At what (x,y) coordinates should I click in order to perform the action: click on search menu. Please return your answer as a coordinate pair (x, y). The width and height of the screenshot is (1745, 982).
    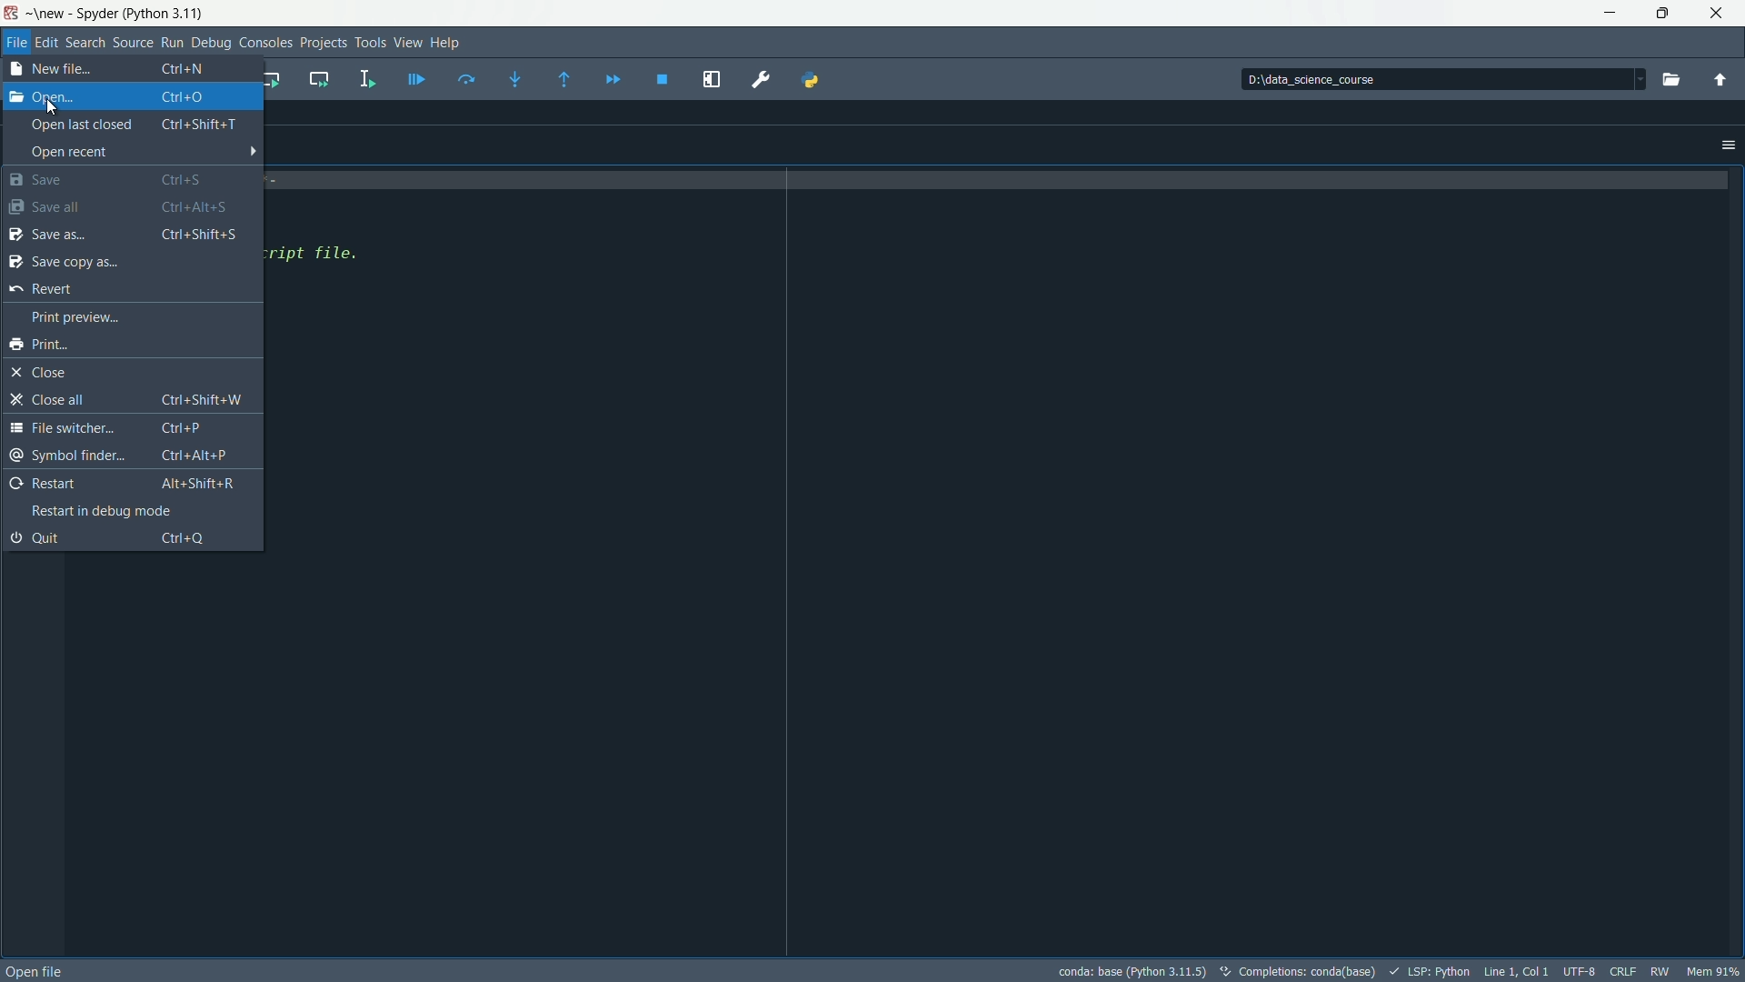
    Looking at the image, I should click on (85, 43).